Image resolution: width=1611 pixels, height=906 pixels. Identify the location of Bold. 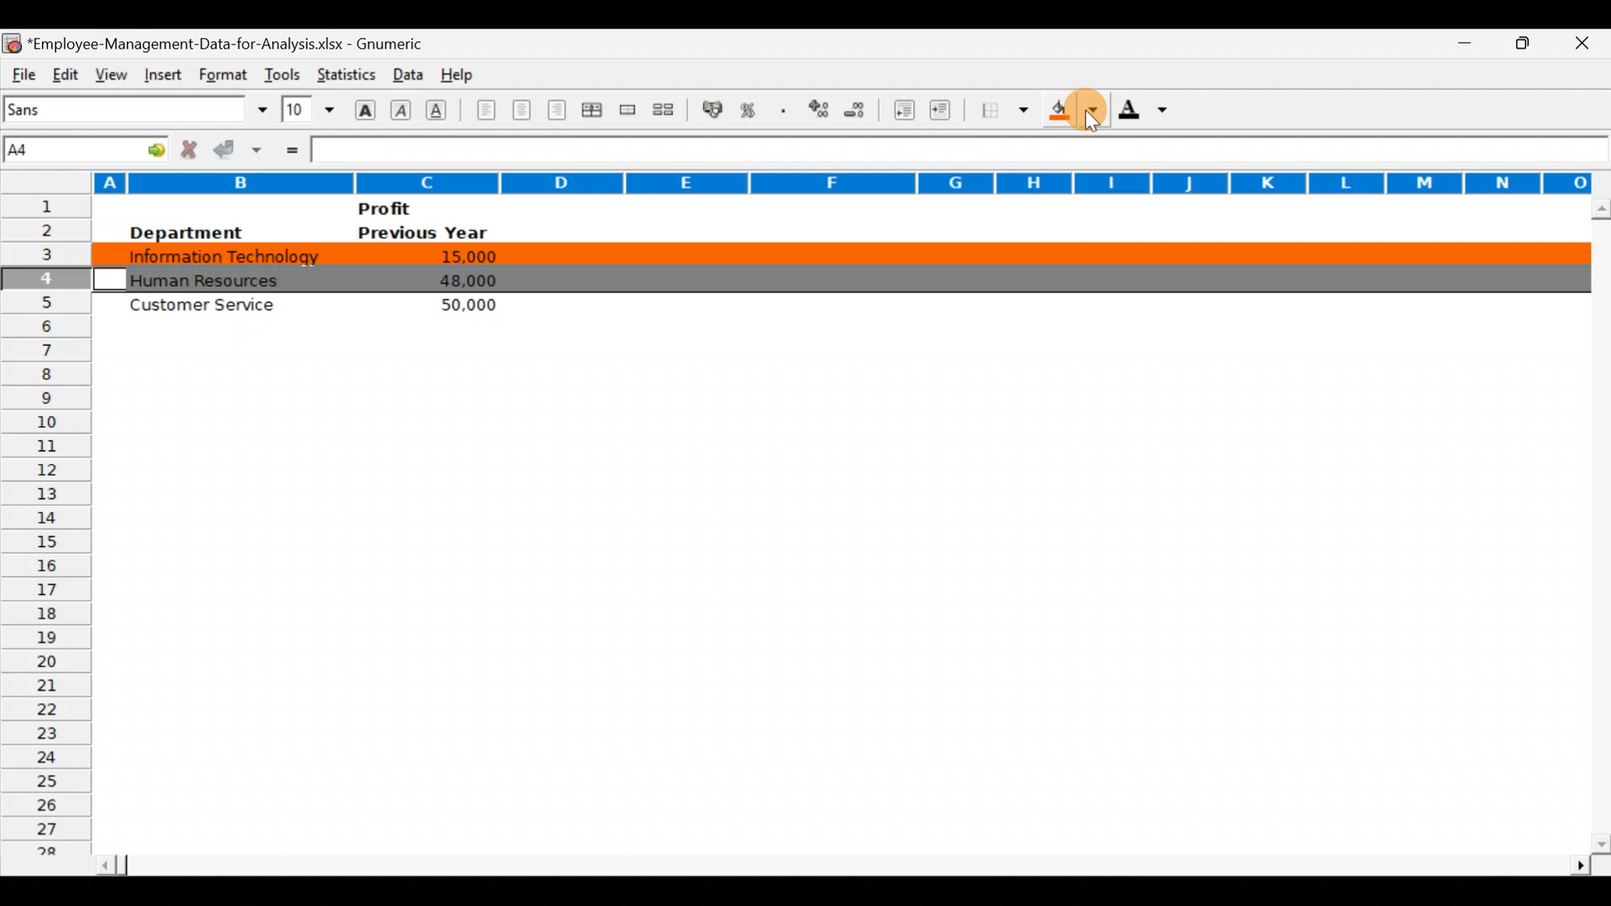
(363, 108).